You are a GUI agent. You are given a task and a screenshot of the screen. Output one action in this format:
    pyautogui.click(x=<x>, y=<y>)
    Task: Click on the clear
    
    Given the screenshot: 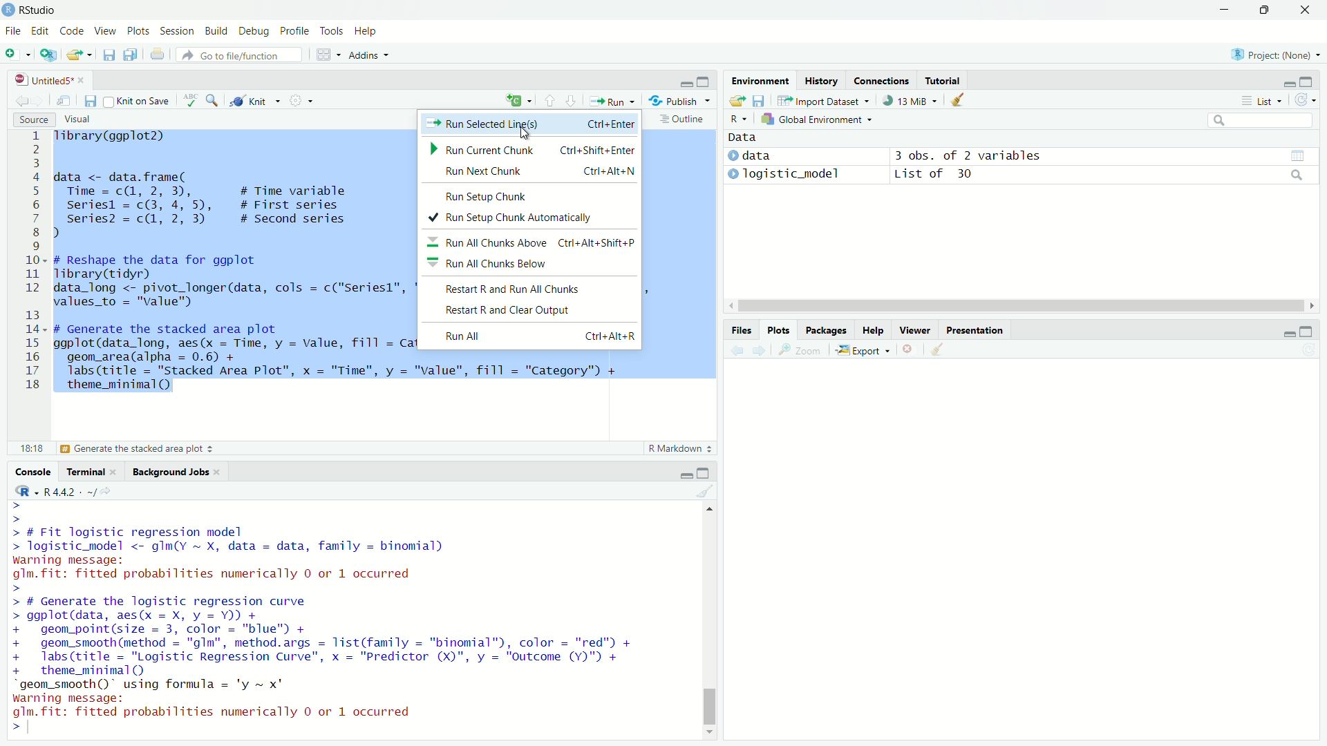 What is the action you would take?
    pyautogui.click(x=959, y=100)
    